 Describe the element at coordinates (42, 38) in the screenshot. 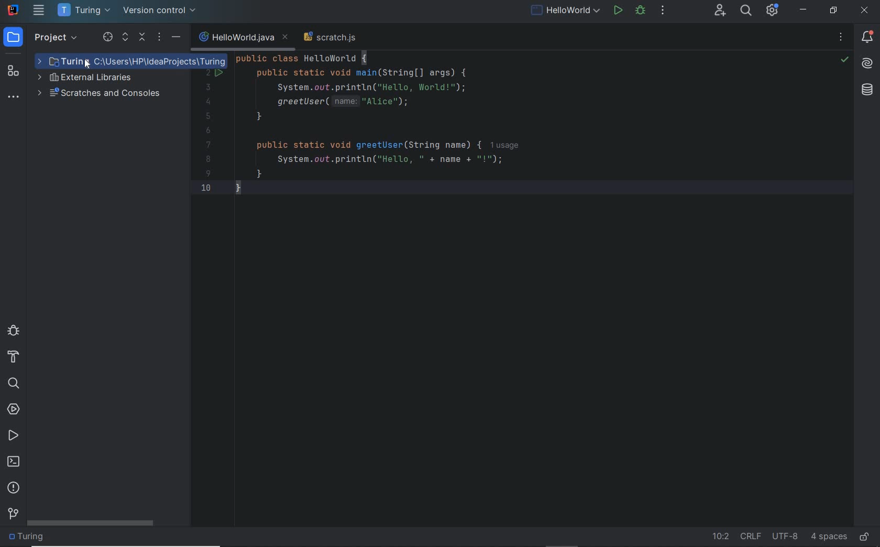

I see `project` at that location.